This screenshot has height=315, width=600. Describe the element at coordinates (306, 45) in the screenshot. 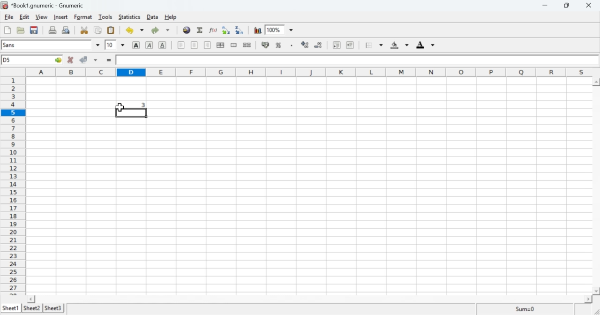

I see `Increase number of decimals` at that location.